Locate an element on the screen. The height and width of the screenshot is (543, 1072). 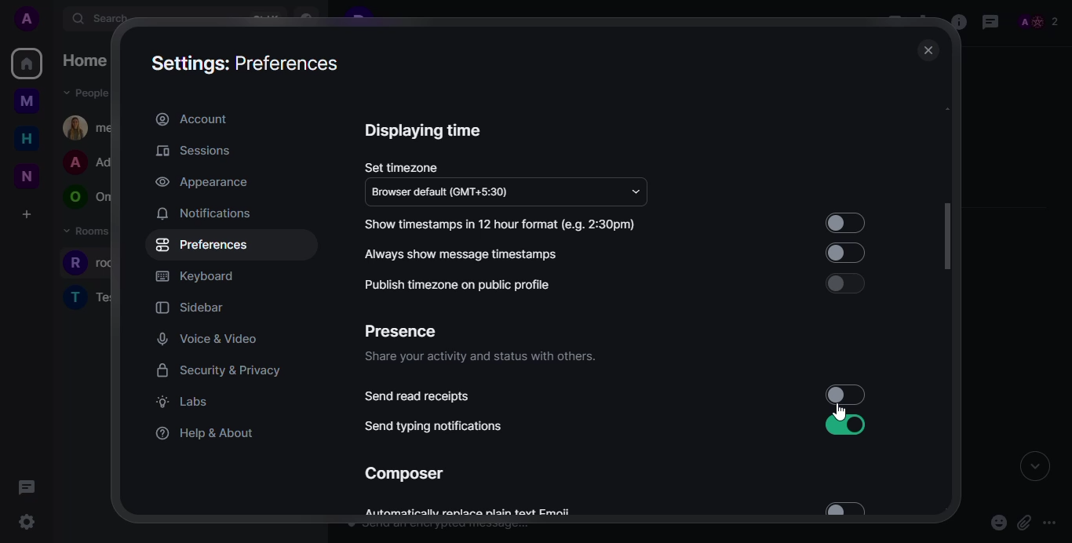
Automatically replace plain text email is located at coordinates (494, 516).